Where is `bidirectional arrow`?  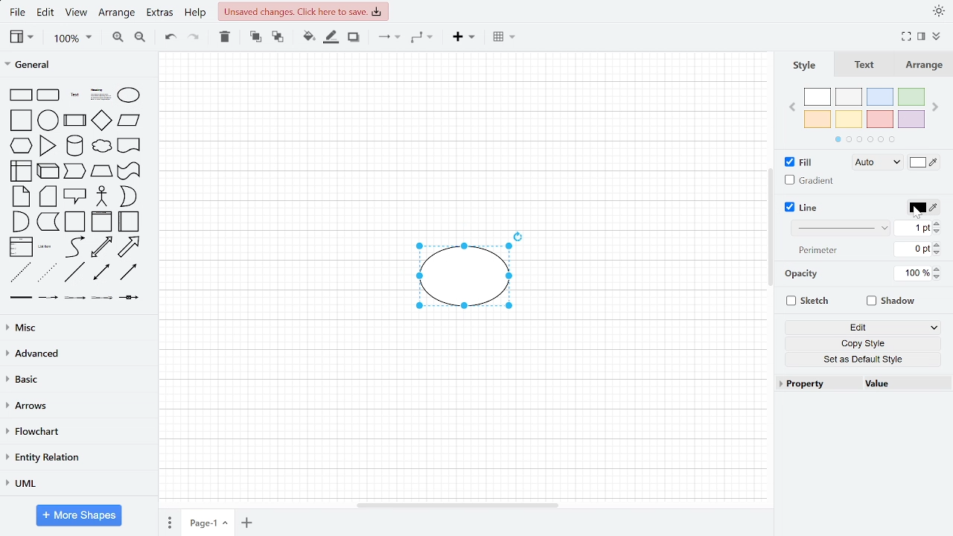
bidirectional arrow is located at coordinates (103, 248).